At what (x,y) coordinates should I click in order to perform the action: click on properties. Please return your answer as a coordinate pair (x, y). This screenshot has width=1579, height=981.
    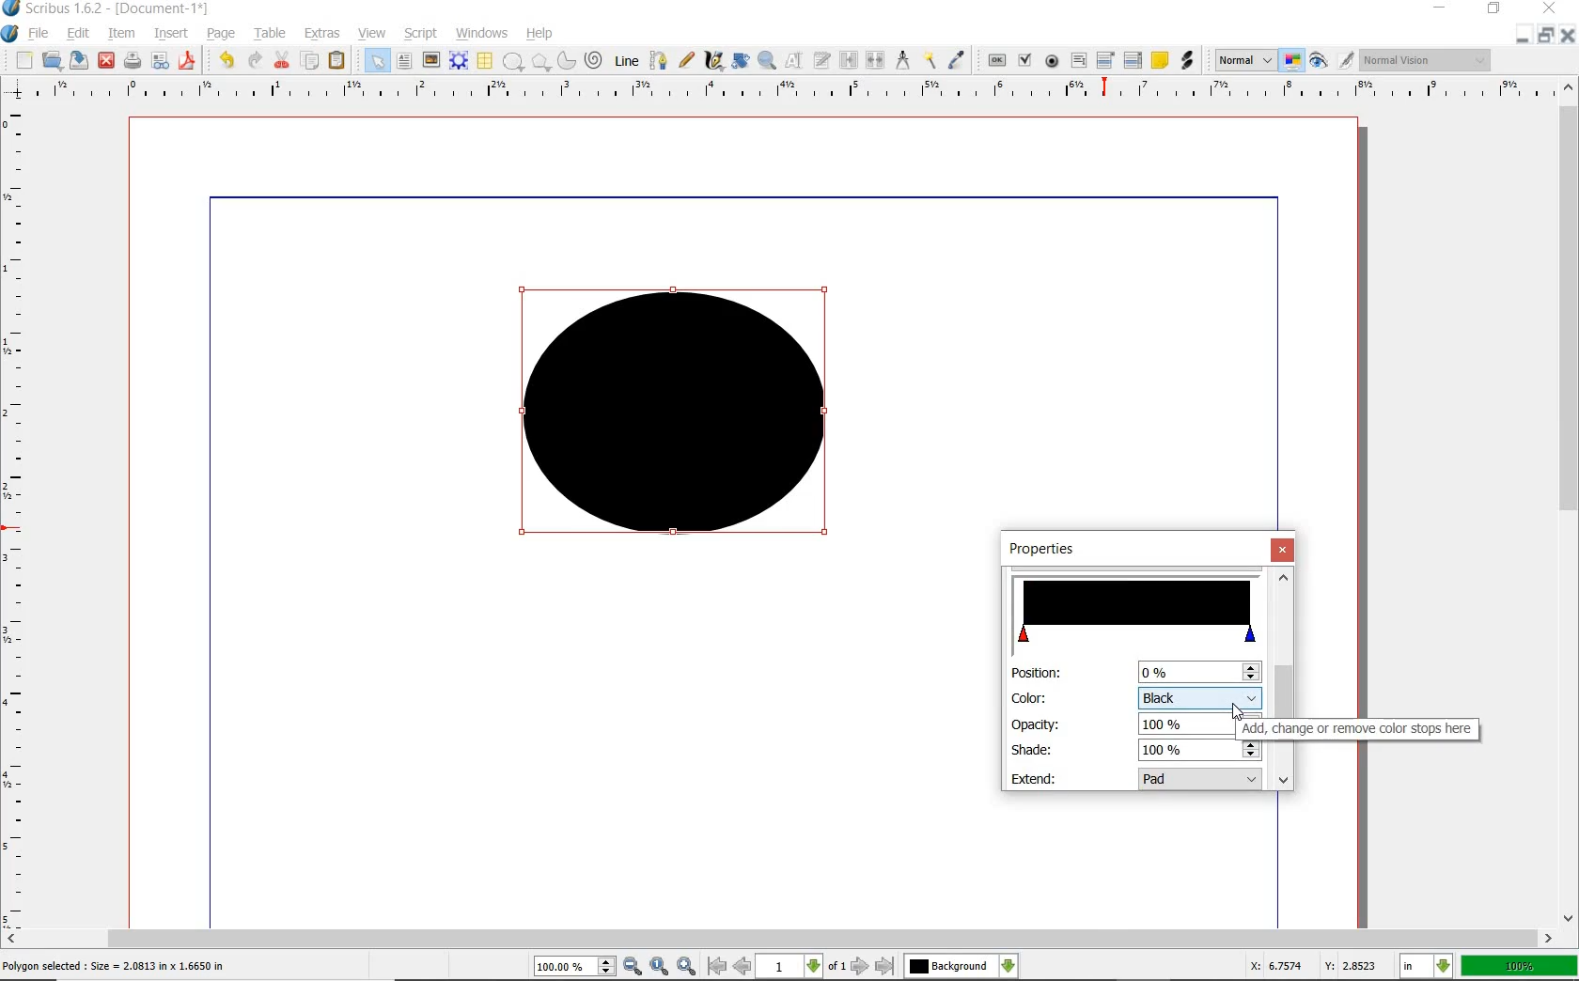
    Looking at the image, I should click on (1060, 550).